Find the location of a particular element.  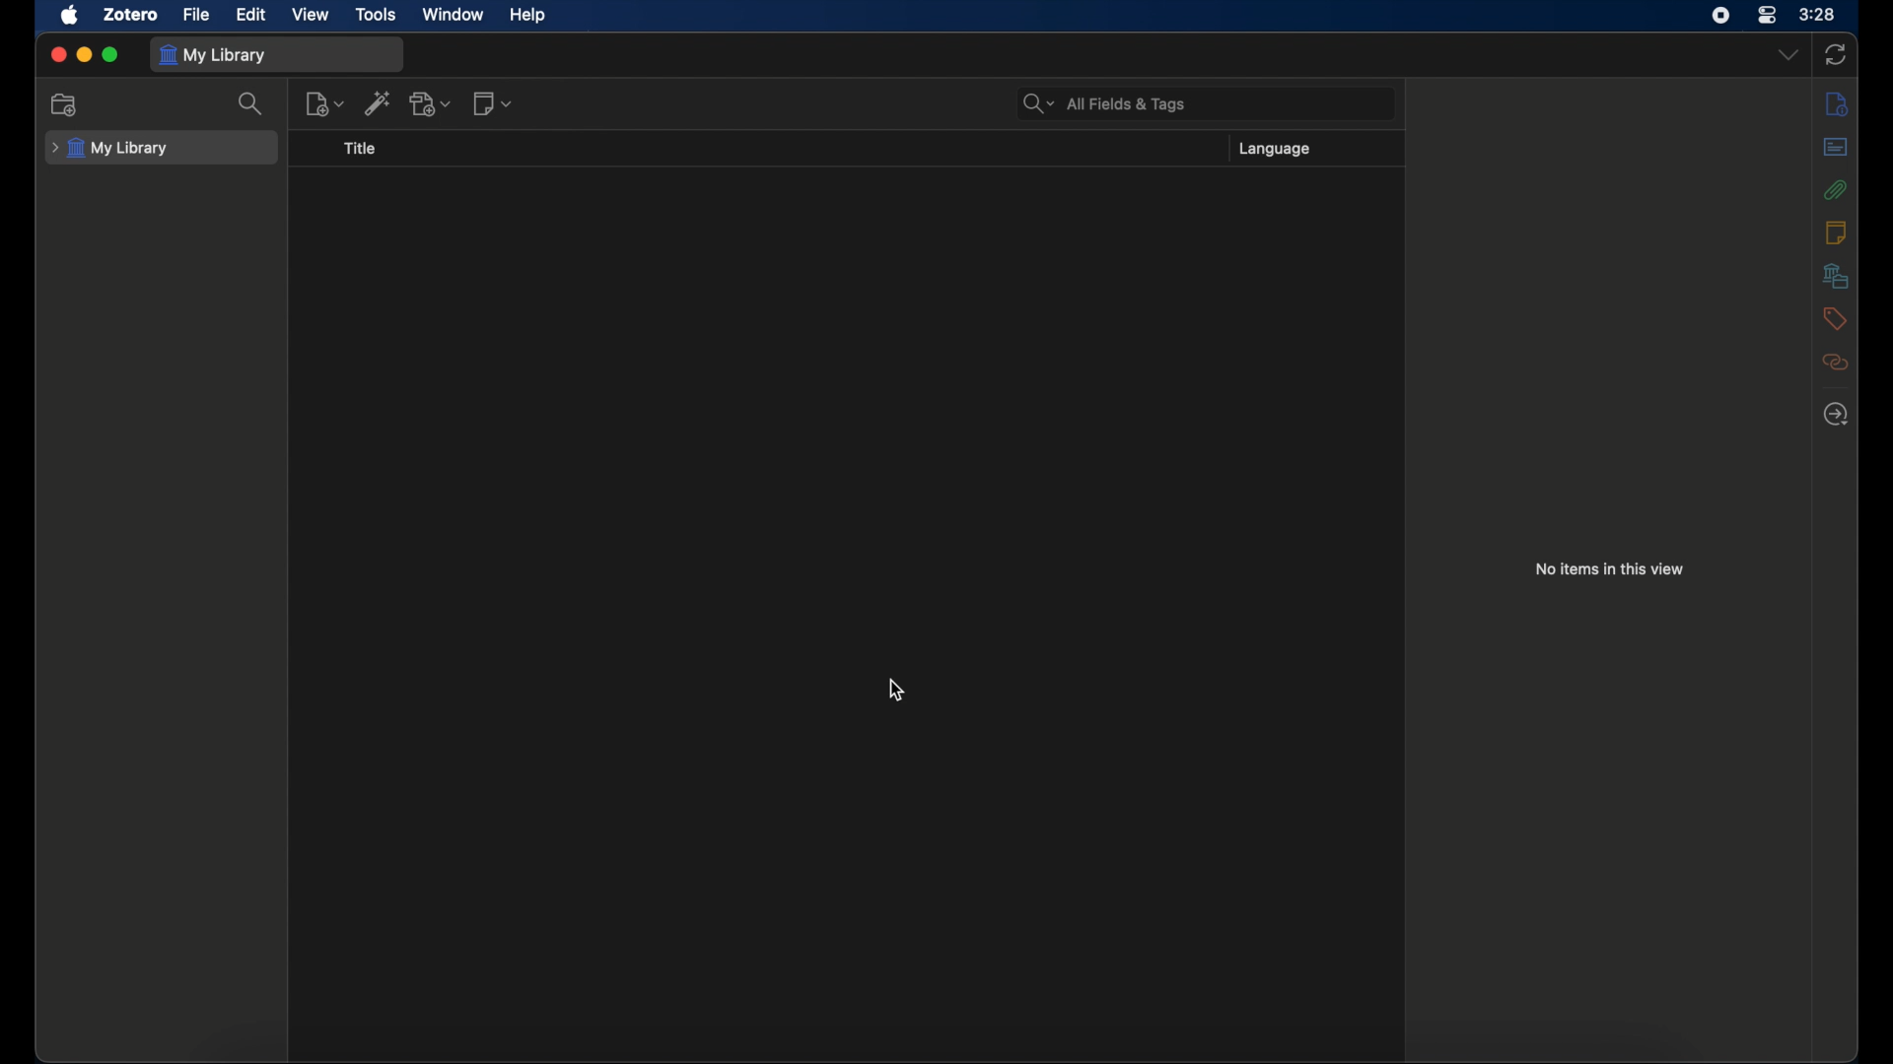

apple is located at coordinates (70, 15).